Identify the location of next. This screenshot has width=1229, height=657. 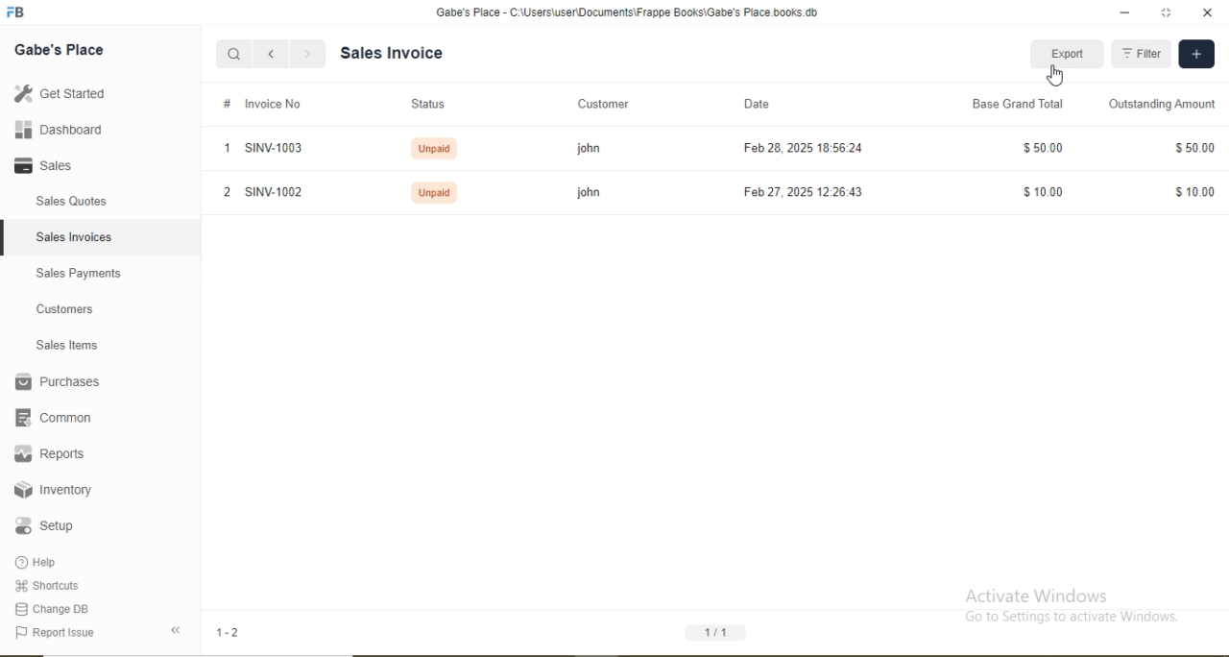
(307, 55).